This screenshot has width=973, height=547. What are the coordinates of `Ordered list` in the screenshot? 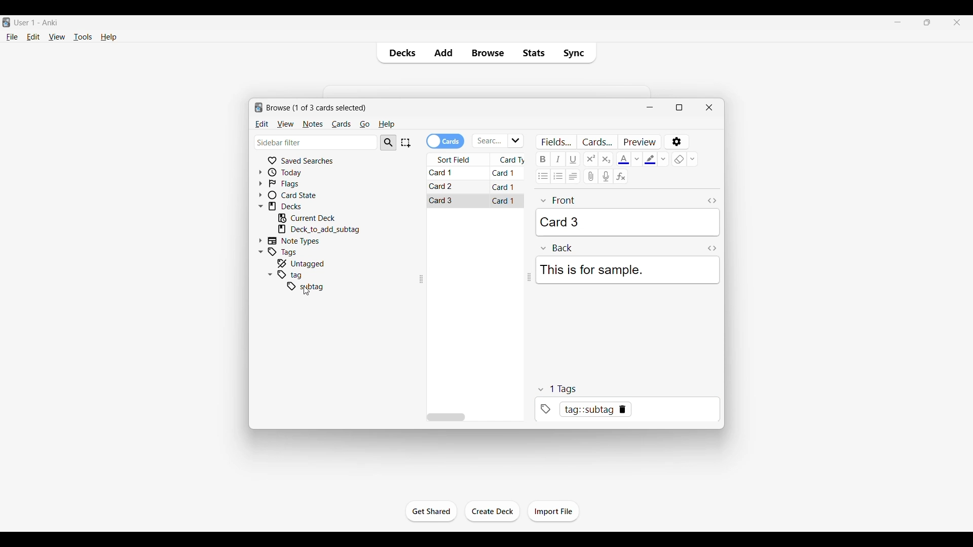 It's located at (557, 176).